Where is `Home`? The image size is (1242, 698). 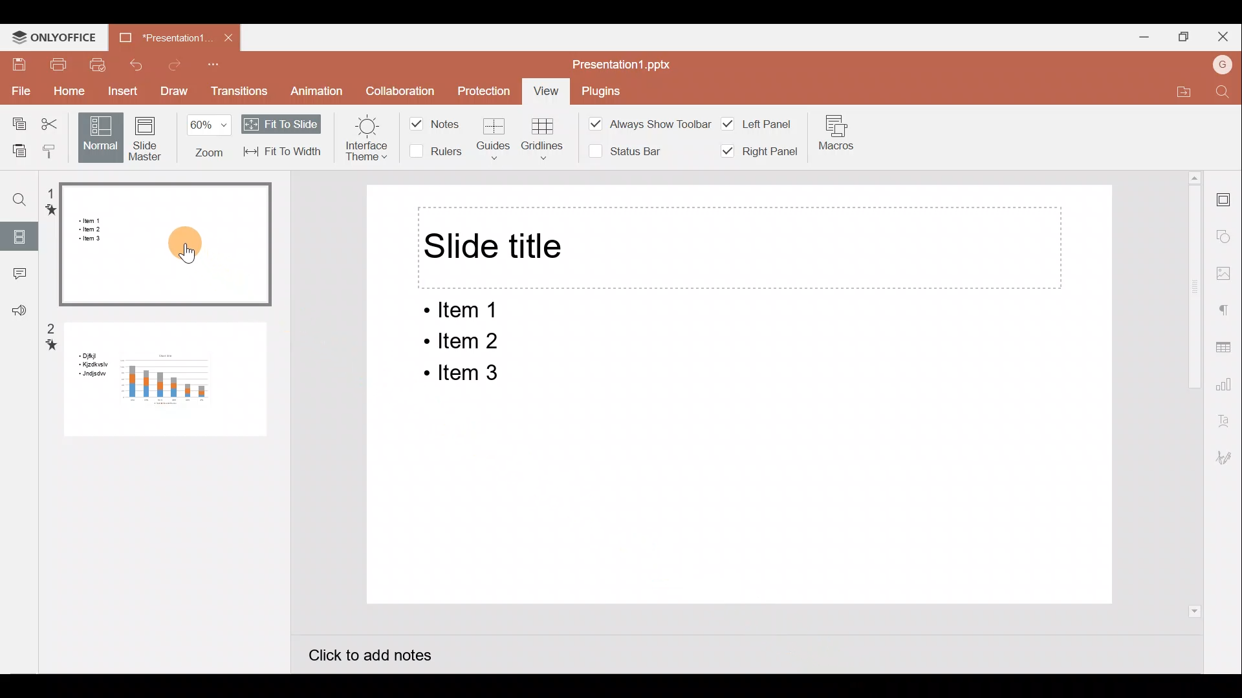
Home is located at coordinates (69, 91).